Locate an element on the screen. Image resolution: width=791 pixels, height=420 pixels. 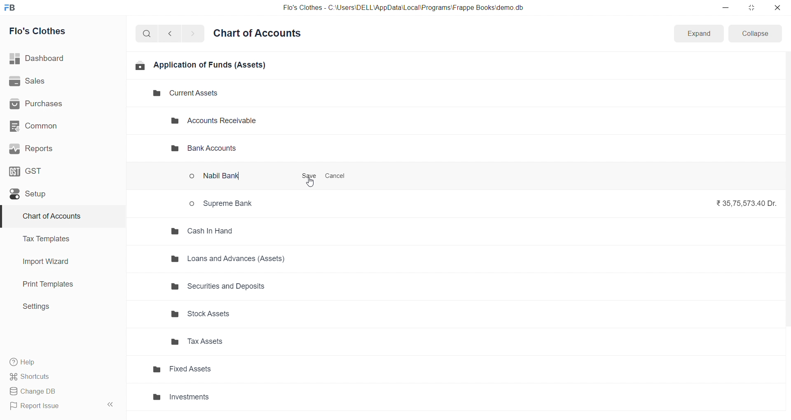
Application of Funds (Assets) is located at coordinates (201, 65).